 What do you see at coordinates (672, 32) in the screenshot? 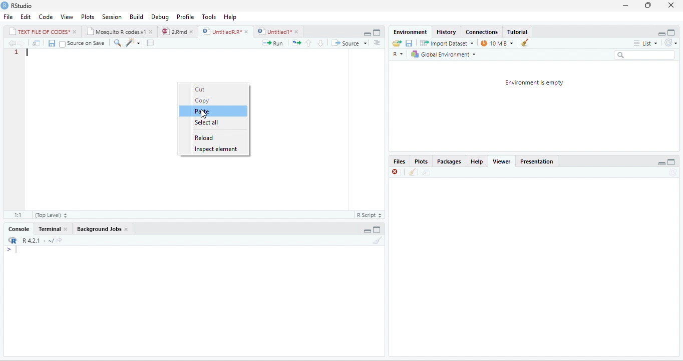
I see `maximize` at bounding box center [672, 32].